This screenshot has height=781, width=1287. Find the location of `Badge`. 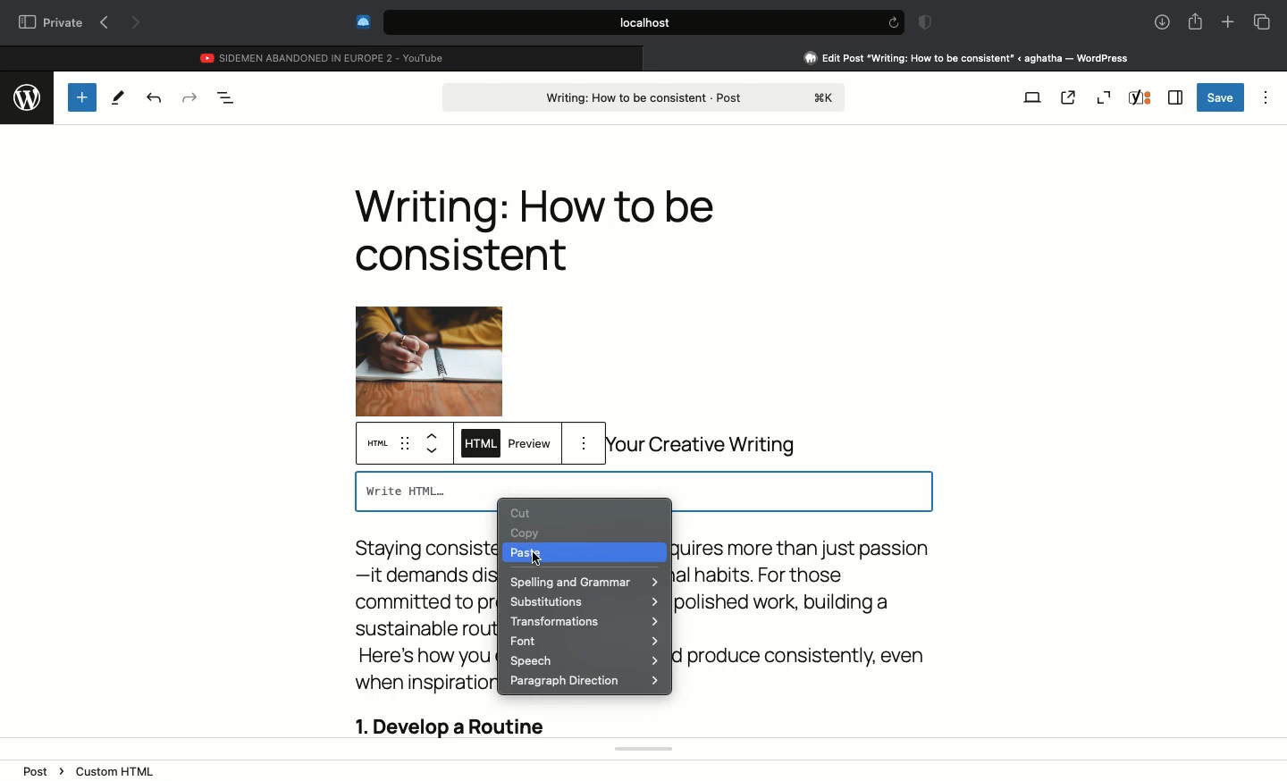

Badge is located at coordinates (922, 23).